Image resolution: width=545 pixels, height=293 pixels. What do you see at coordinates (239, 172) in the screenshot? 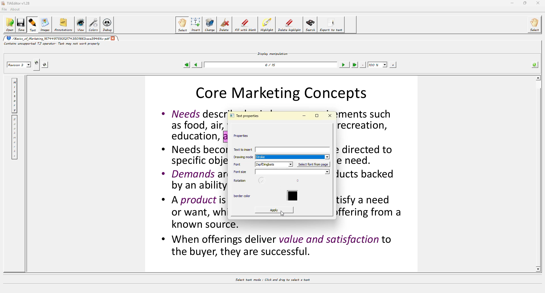
I see `font size` at bounding box center [239, 172].